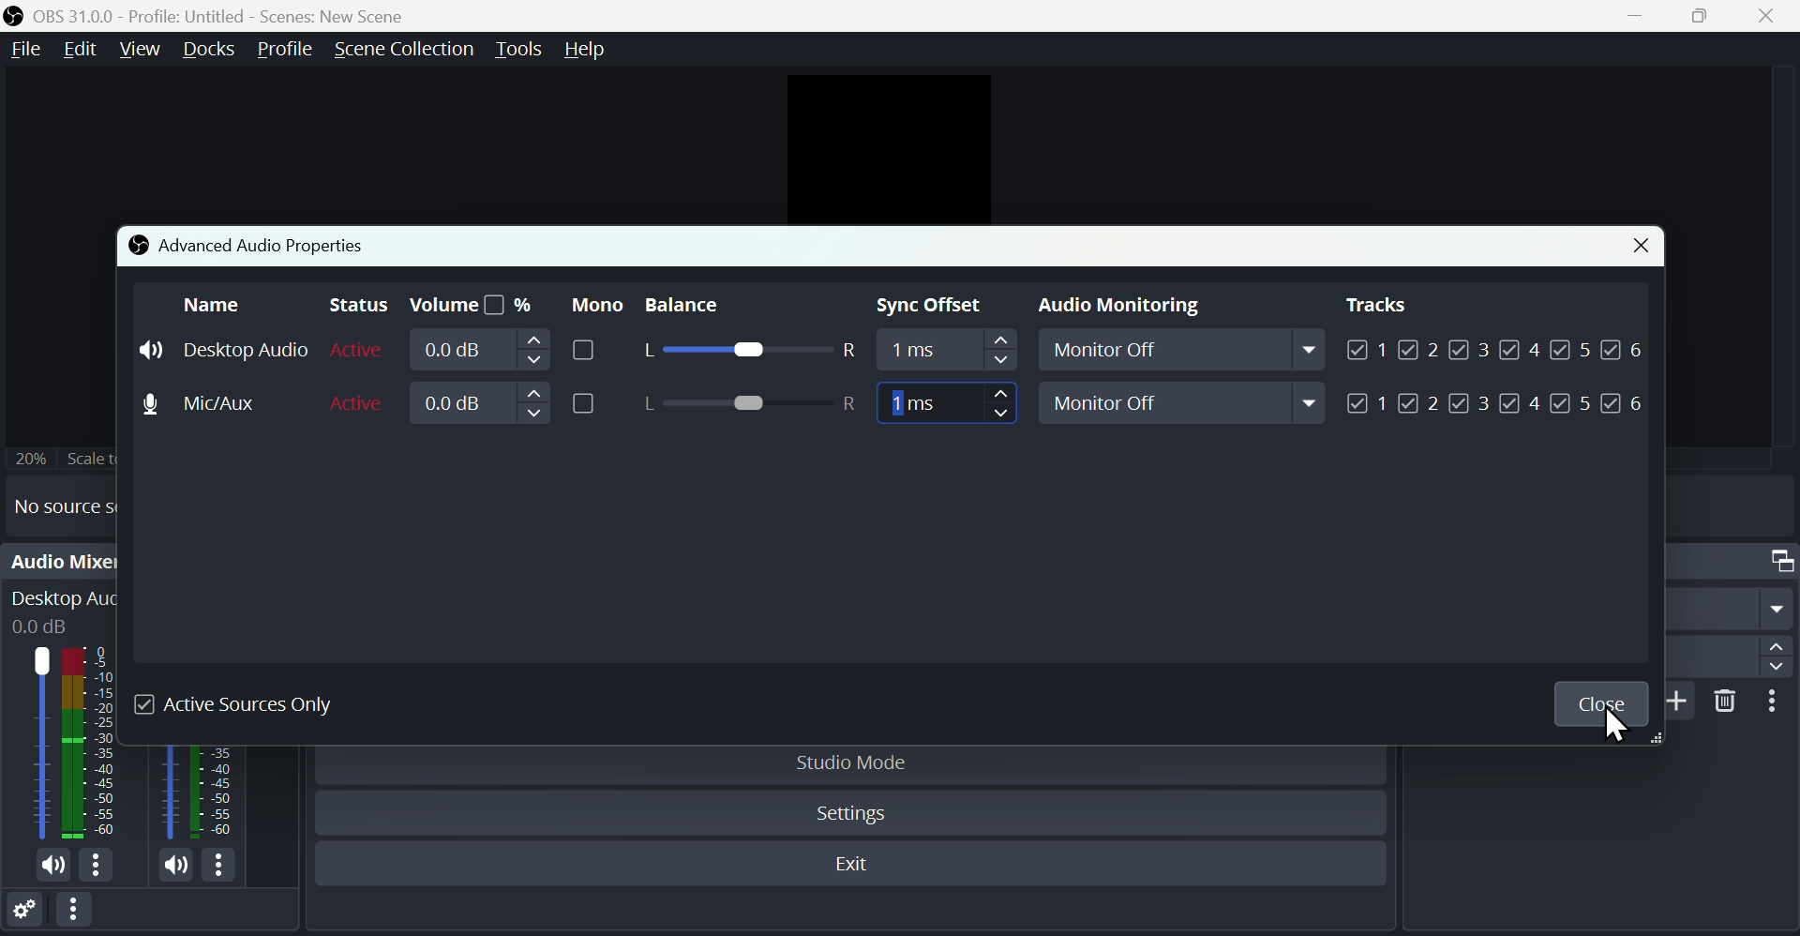  What do you see at coordinates (235, 15) in the screenshot?
I see `OBS 31.0 .0 profile: untitled Scene: New scene` at bounding box center [235, 15].